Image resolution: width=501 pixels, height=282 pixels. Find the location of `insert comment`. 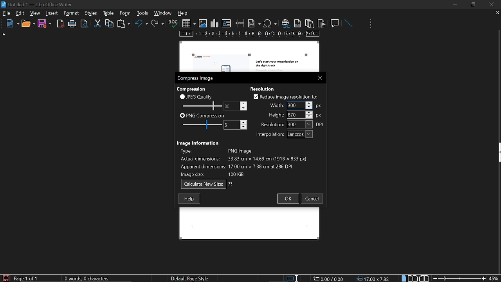

insert comment is located at coordinates (335, 23).